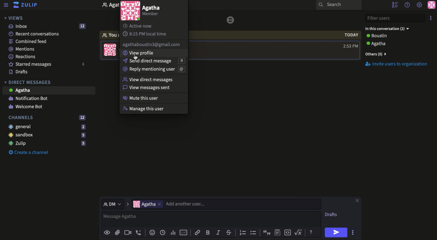  I want to click on Profile, so click(431, 5).